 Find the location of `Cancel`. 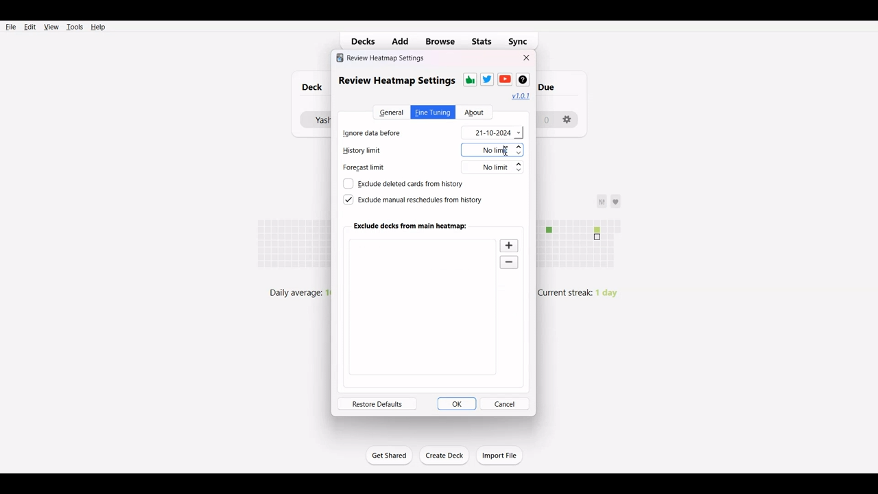

Cancel is located at coordinates (505, 403).